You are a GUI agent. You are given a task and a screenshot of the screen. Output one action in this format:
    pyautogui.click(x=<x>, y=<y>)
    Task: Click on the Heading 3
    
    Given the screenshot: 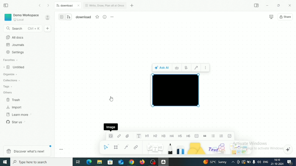 What is the action you would take?
    pyautogui.click(x=164, y=136)
    